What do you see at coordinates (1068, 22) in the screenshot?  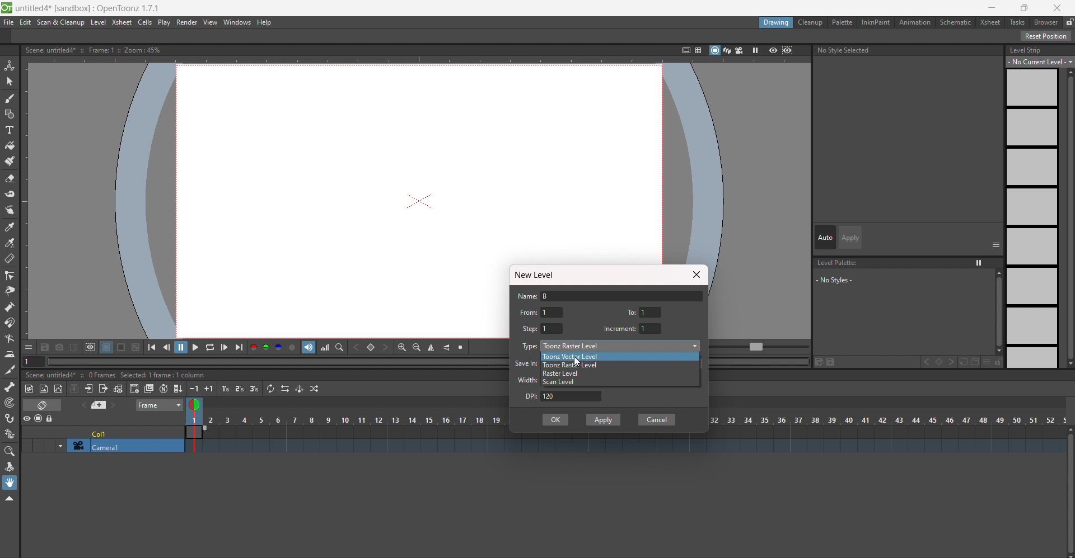 I see `lock unlock` at bounding box center [1068, 22].